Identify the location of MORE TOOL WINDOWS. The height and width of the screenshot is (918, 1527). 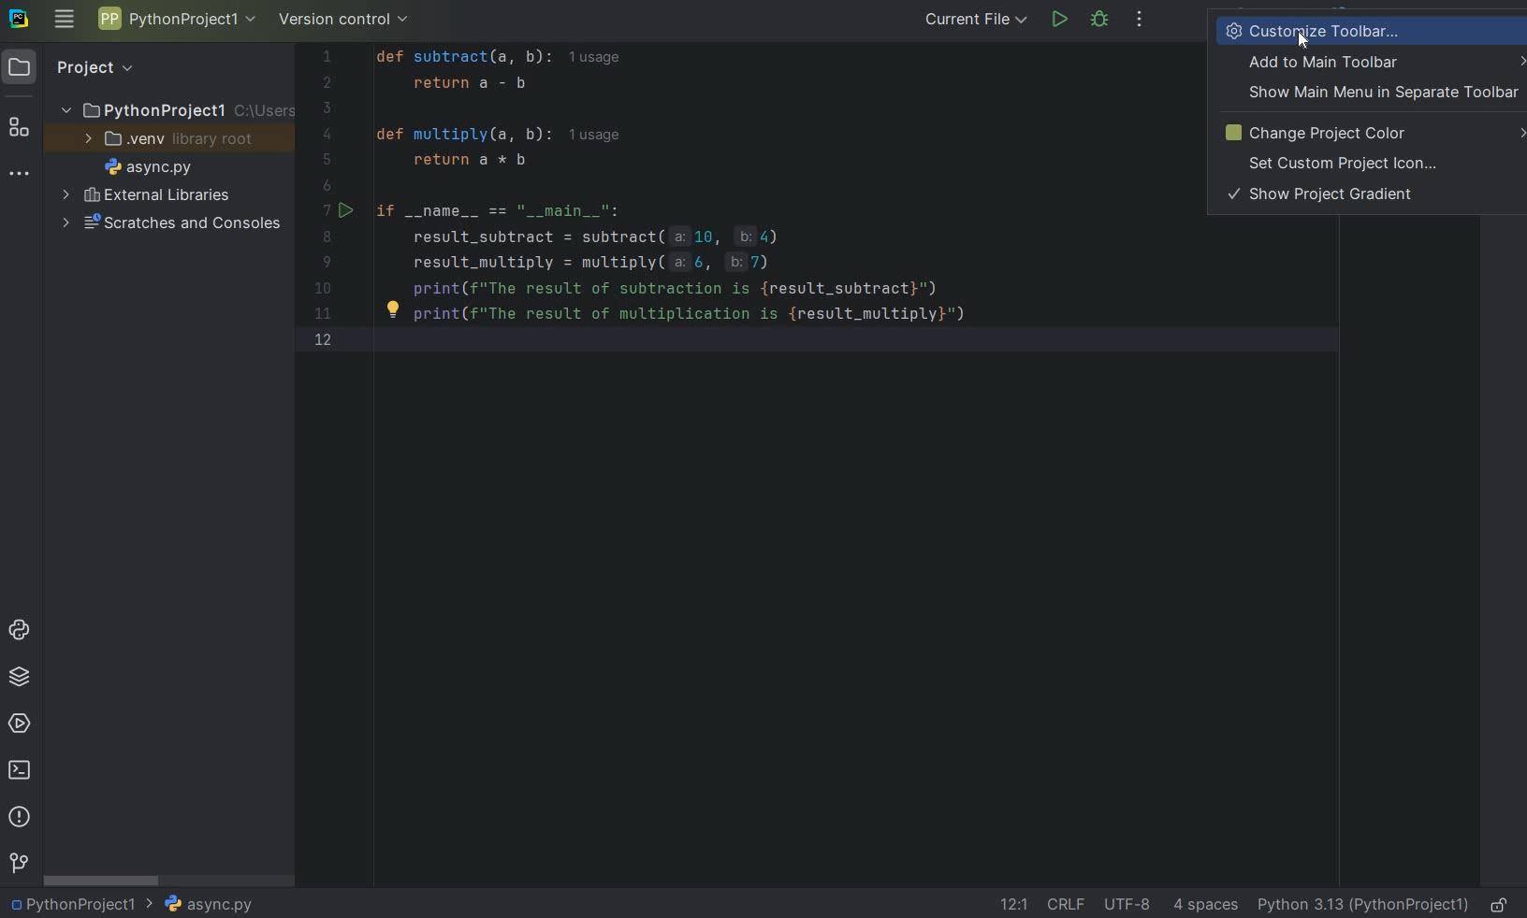
(20, 175).